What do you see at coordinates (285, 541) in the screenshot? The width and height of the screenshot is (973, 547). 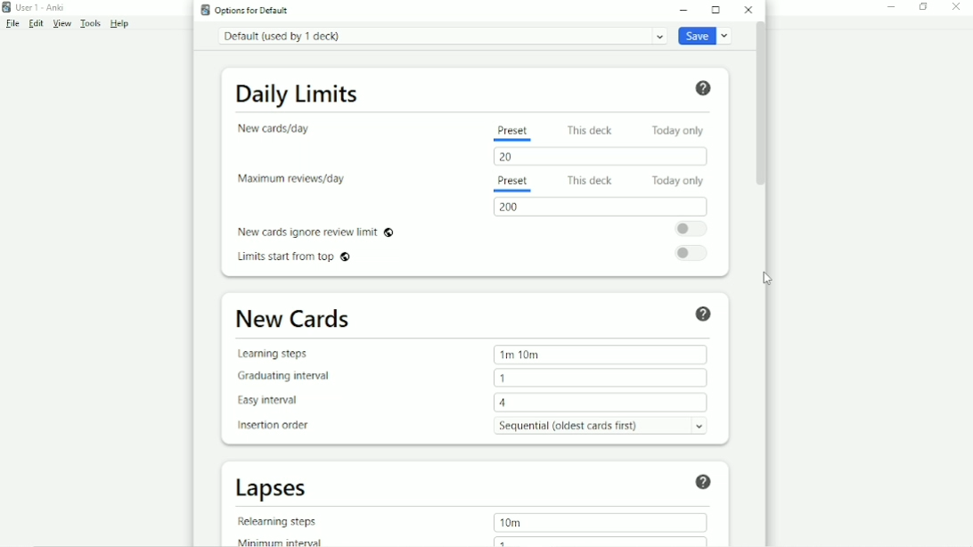 I see `minimum interval` at bounding box center [285, 541].